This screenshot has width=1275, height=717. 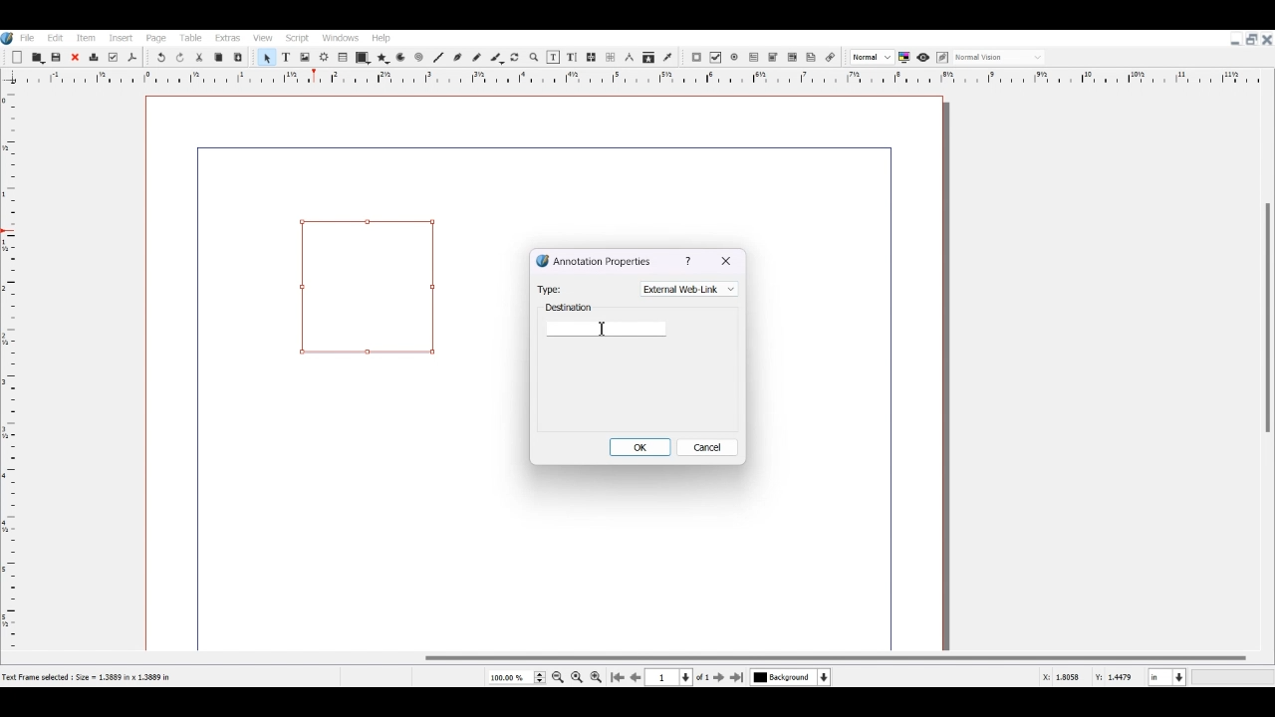 I want to click on Bezier curve, so click(x=457, y=57).